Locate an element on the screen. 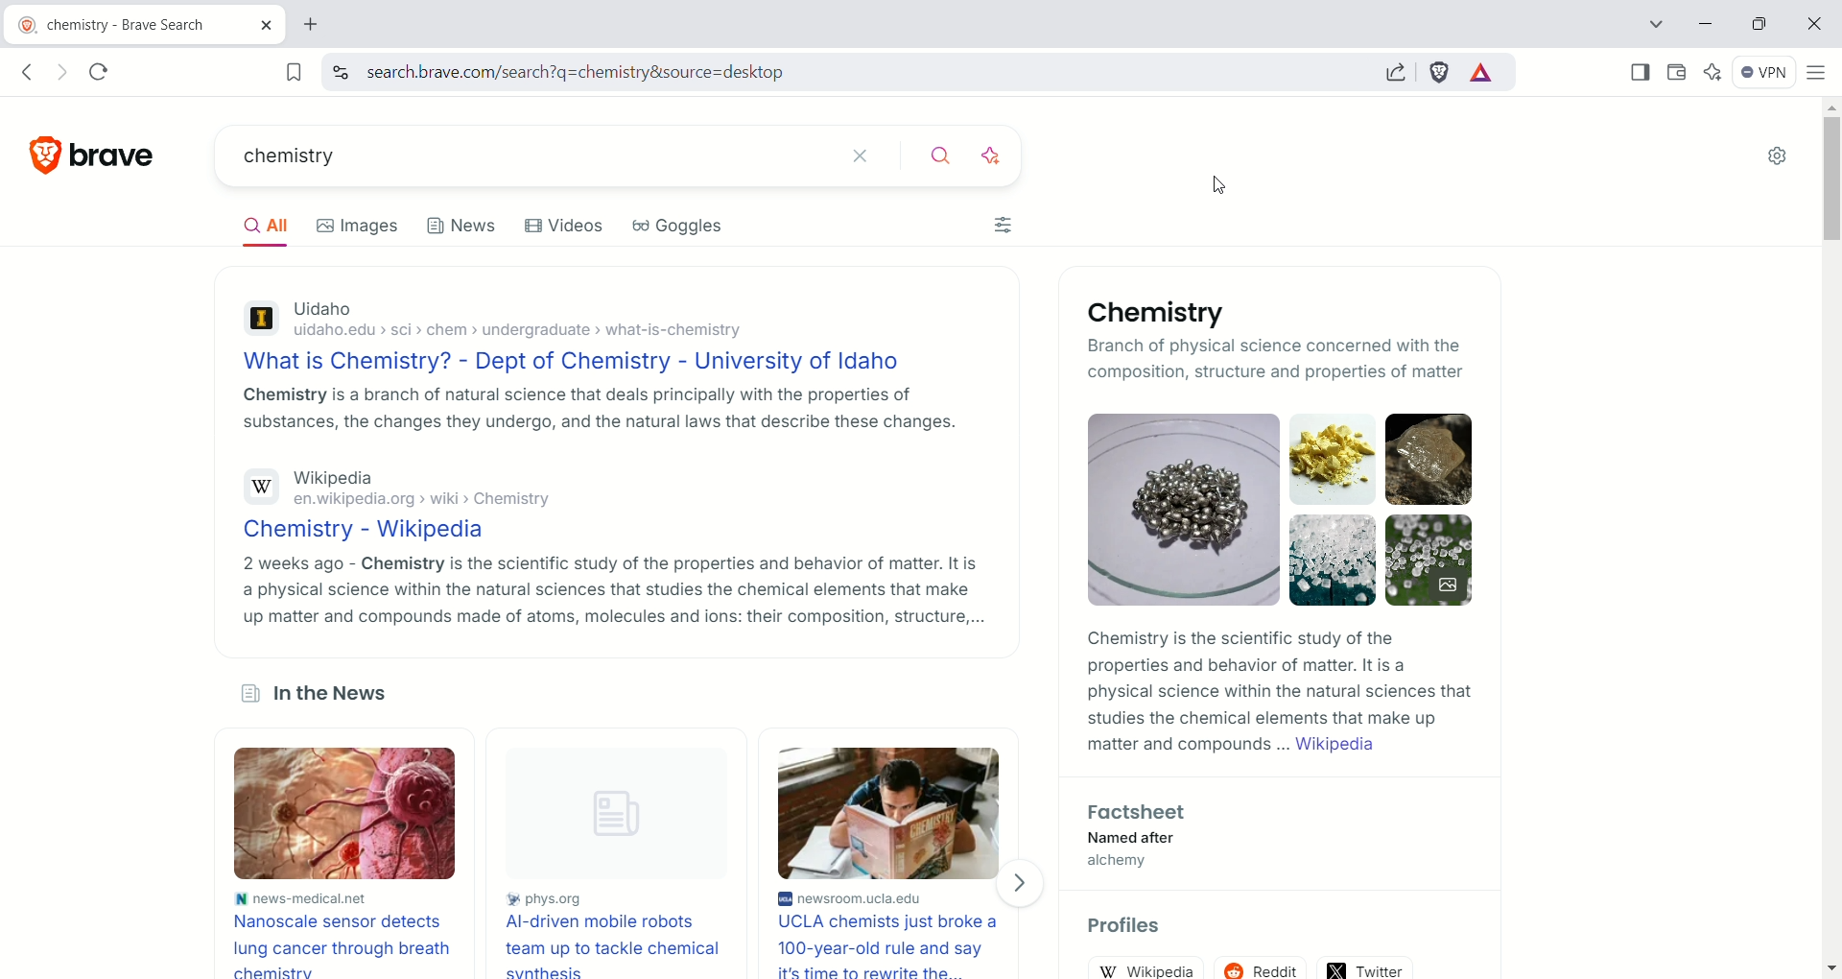 Image resolution: width=1842 pixels, height=979 pixels. next is located at coordinates (1027, 880).